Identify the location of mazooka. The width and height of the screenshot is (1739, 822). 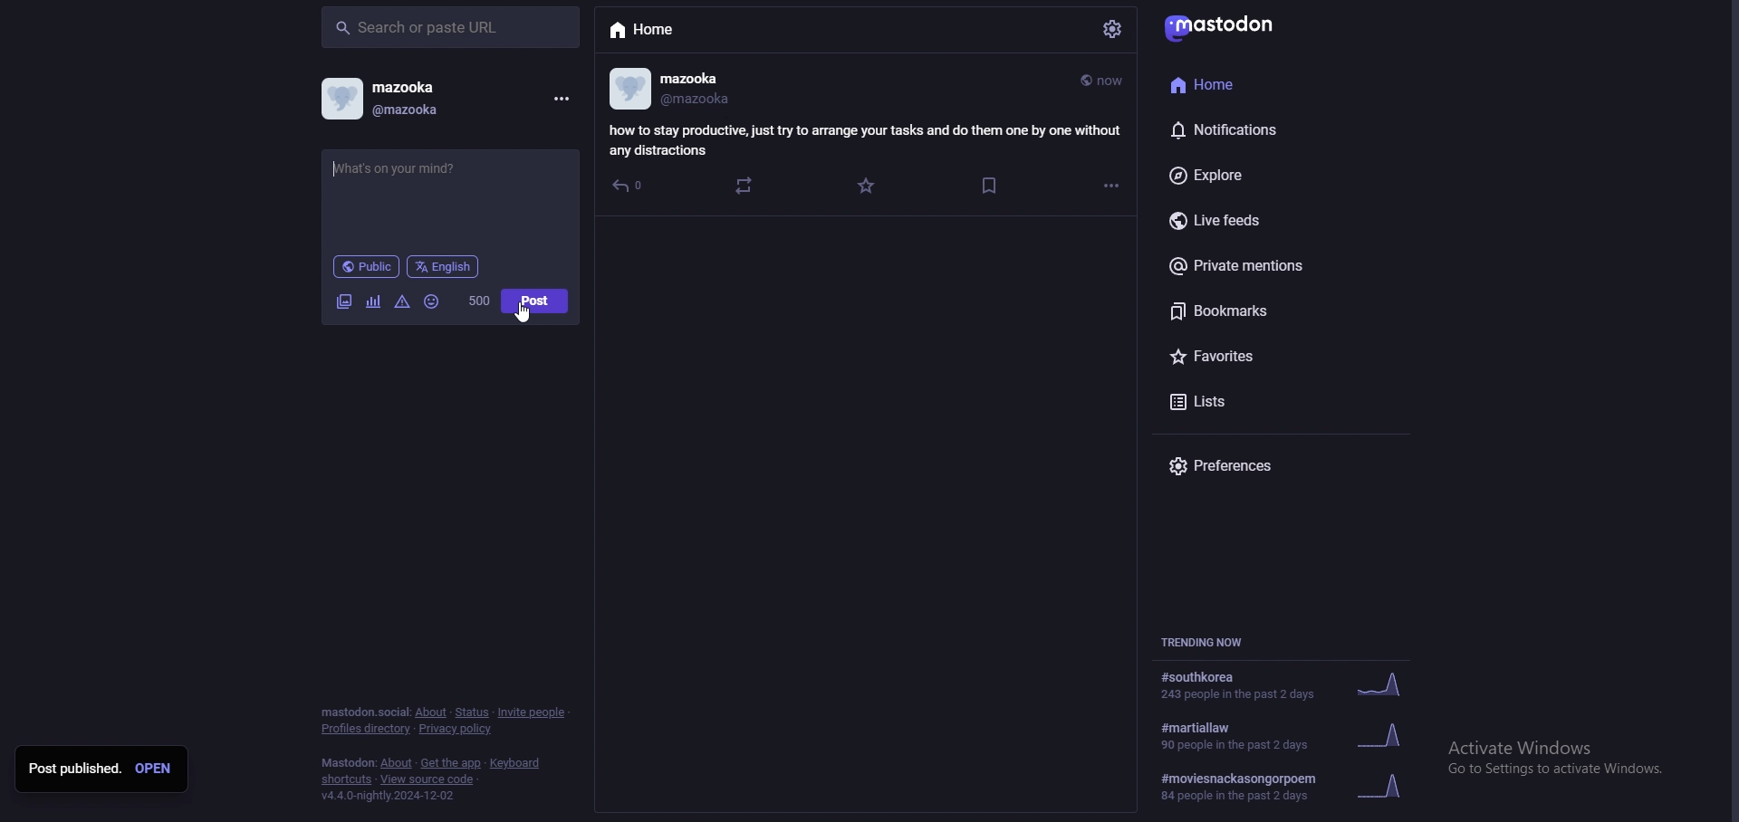
(430, 84).